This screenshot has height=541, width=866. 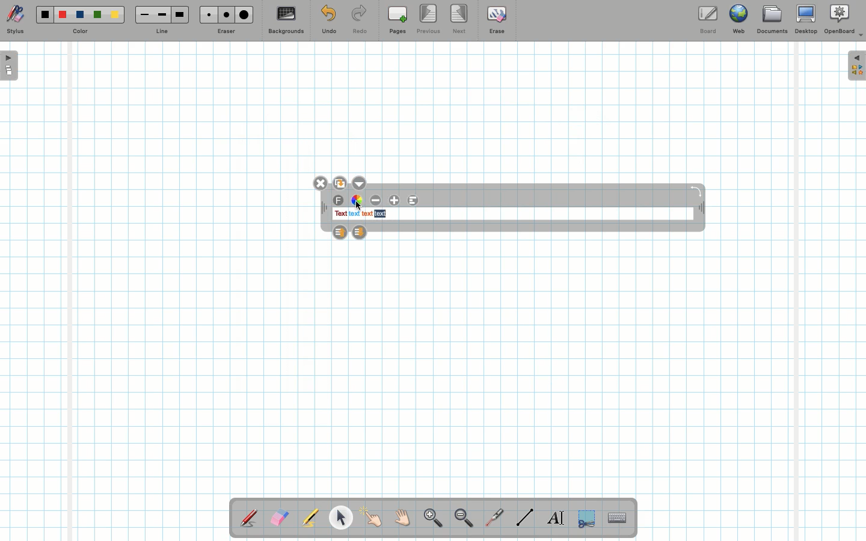 I want to click on Large eraser, so click(x=244, y=14).